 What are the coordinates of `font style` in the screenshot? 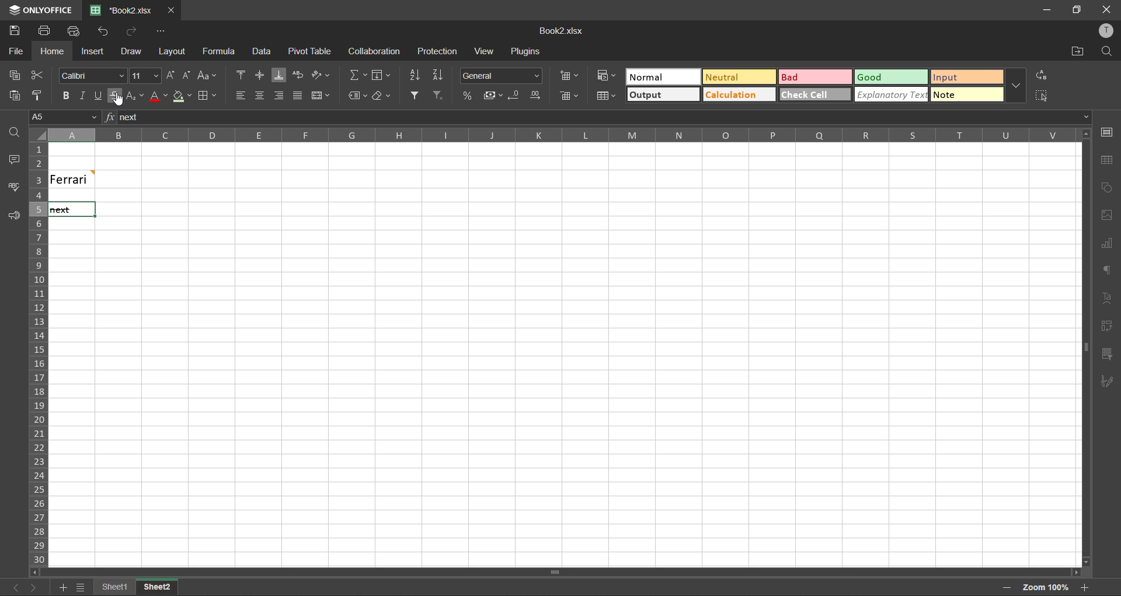 It's located at (92, 76).